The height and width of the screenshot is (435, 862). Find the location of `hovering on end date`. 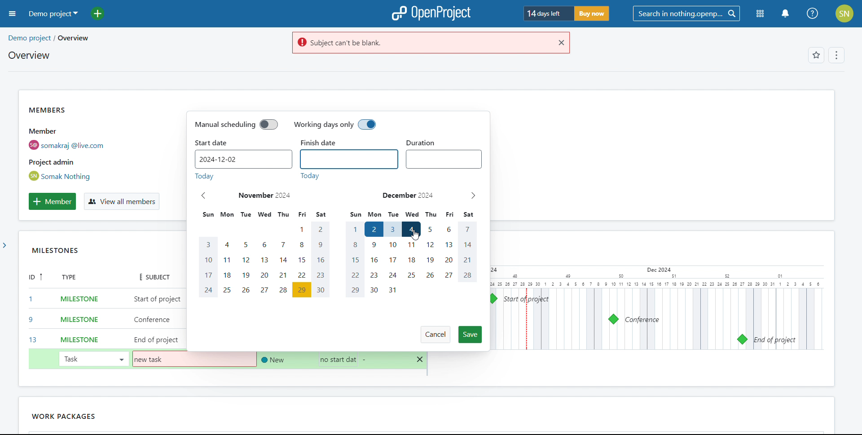

hovering on end date is located at coordinates (411, 229).